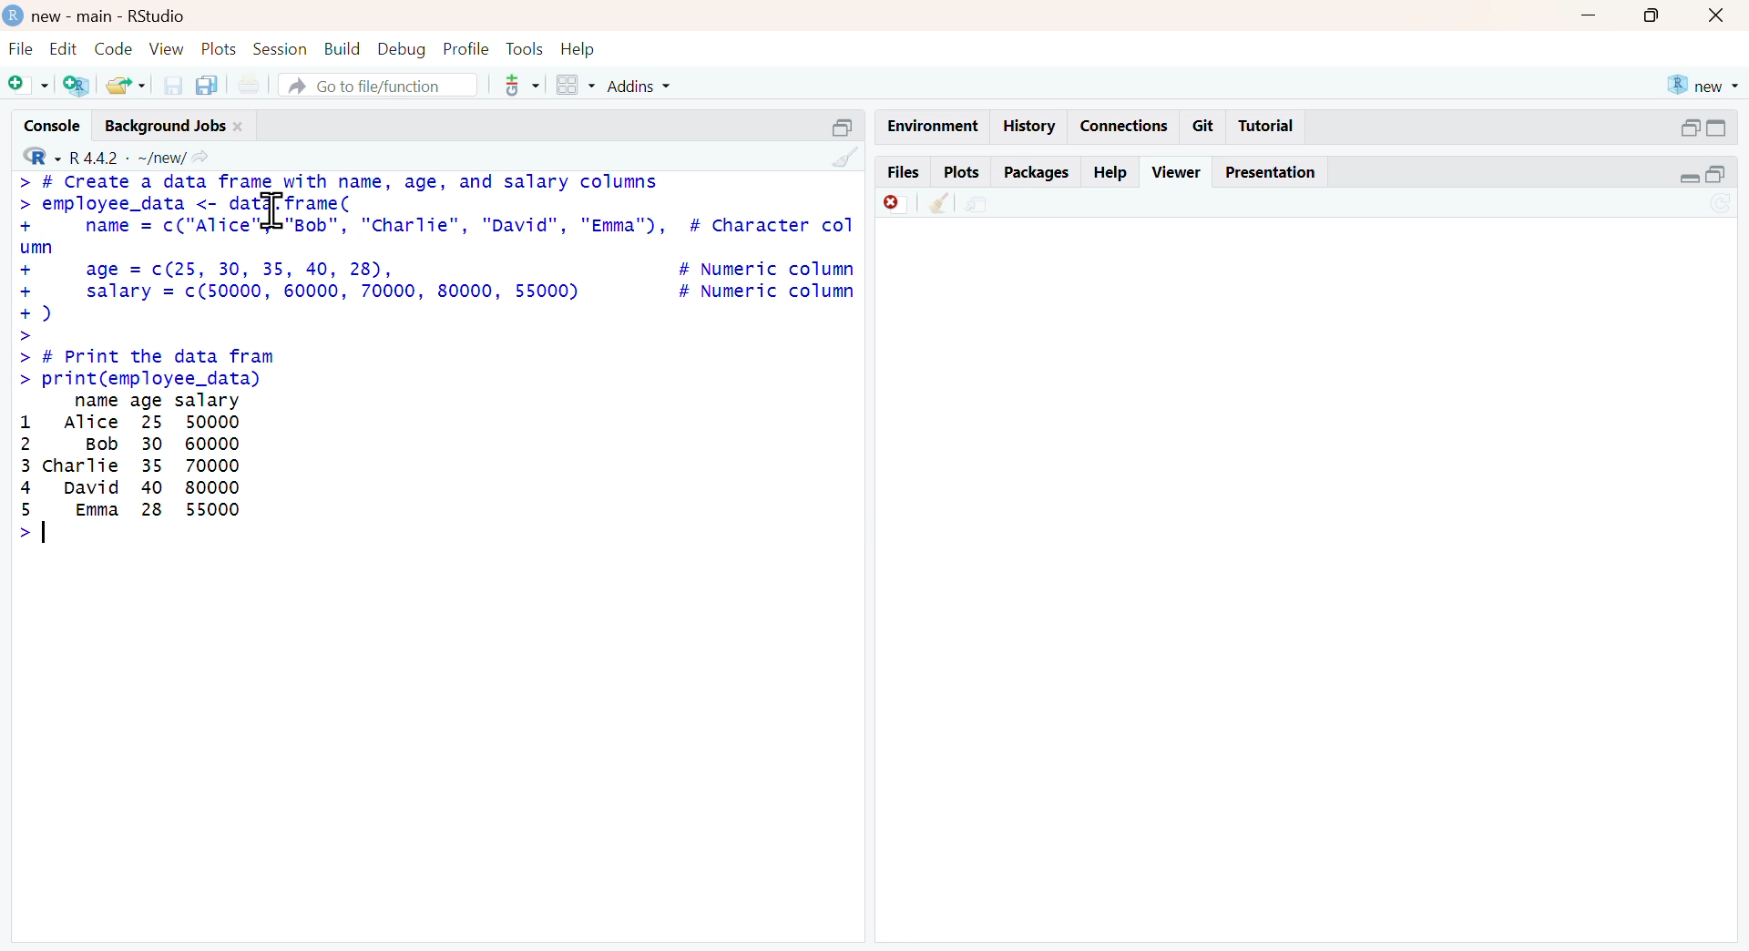  What do you see at coordinates (402, 49) in the screenshot?
I see `Debug` at bounding box center [402, 49].